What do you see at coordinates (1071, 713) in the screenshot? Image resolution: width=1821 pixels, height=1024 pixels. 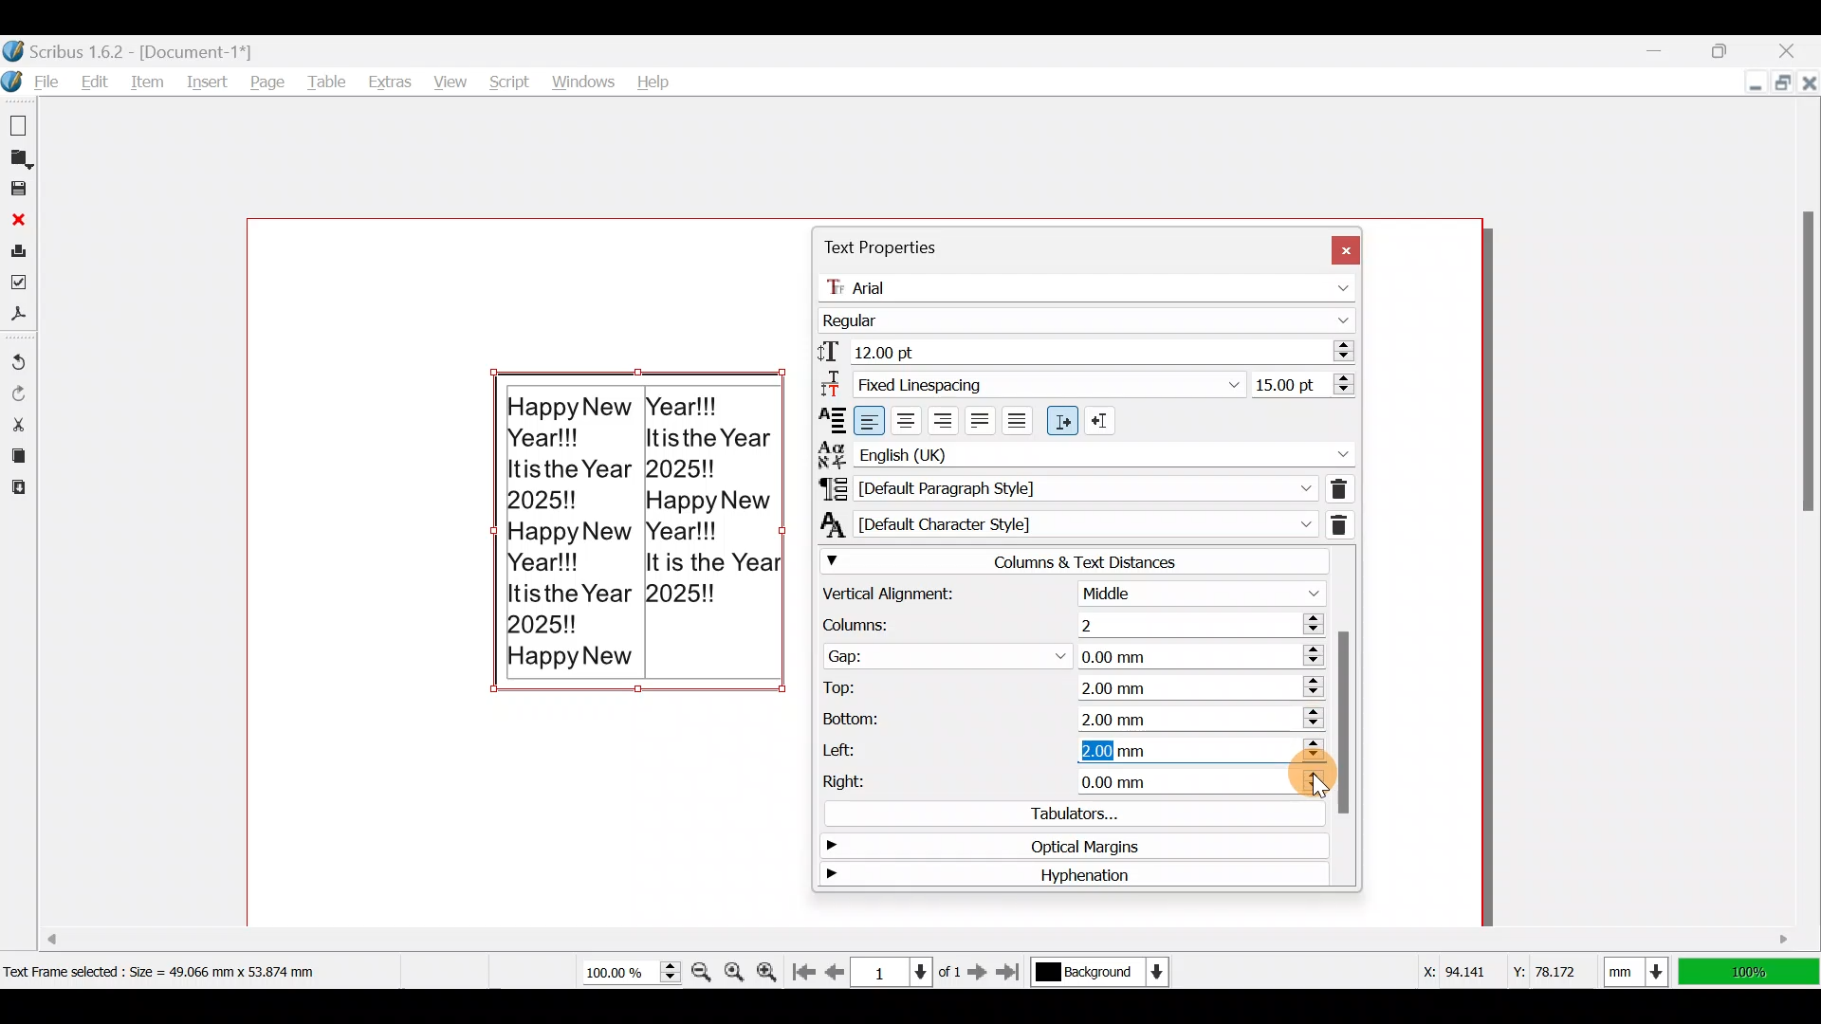 I see `Bottom` at bounding box center [1071, 713].